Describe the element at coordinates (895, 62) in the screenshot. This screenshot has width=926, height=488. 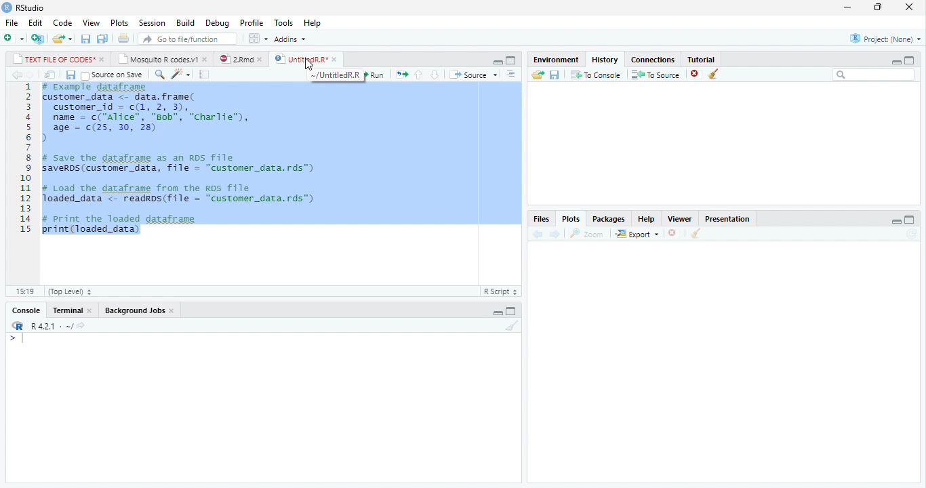
I see `minimize` at that location.